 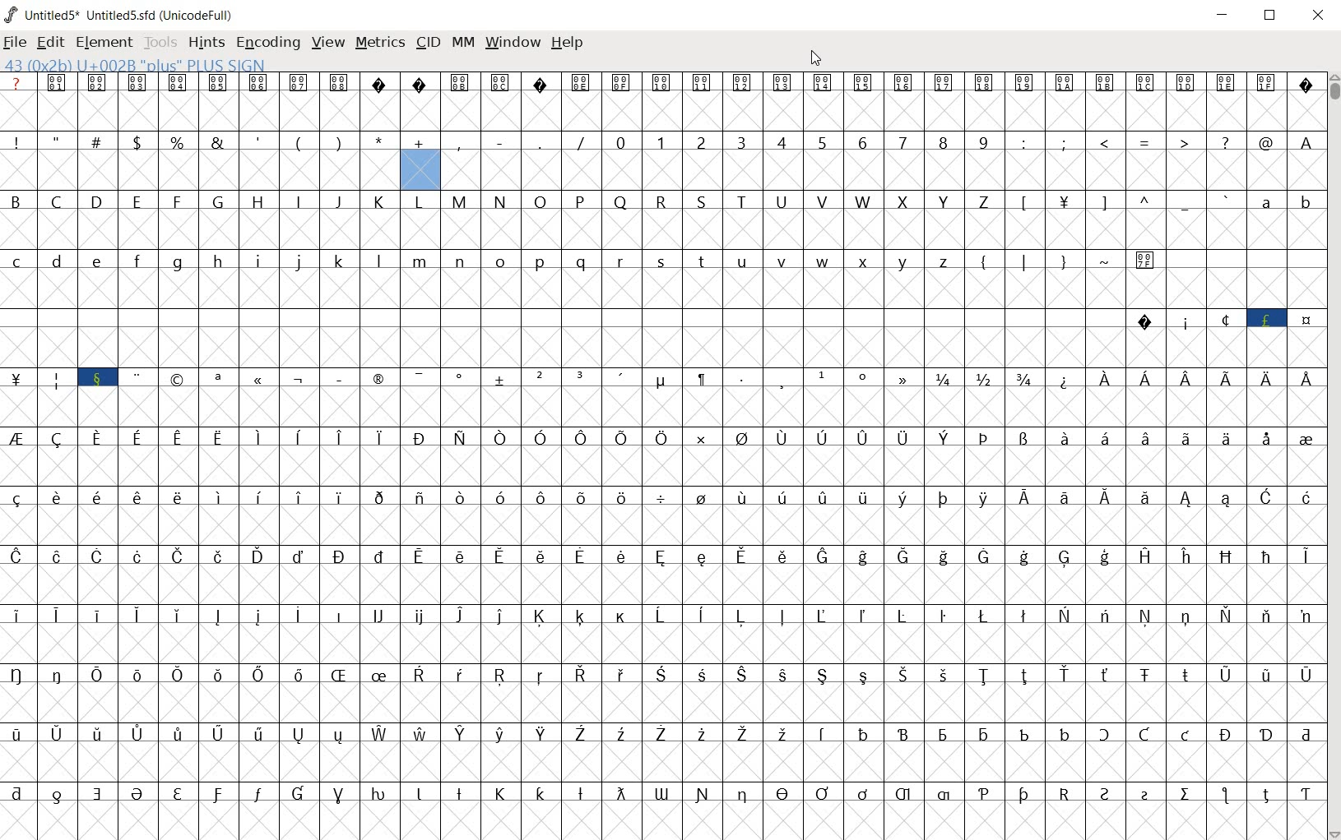 What do you see at coordinates (803, 162) in the screenshot?
I see `number` at bounding box center [803, 162].